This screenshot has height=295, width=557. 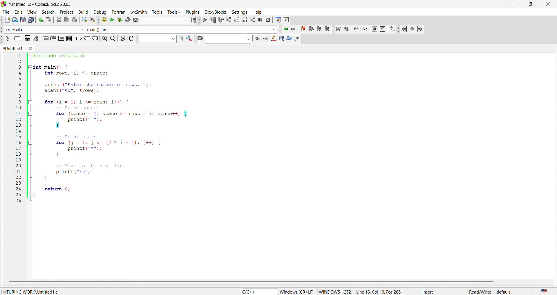 What do you see at coordinates (420, 30) in the screenshot?
I see `jump forward` at bounding box center [420, 30].